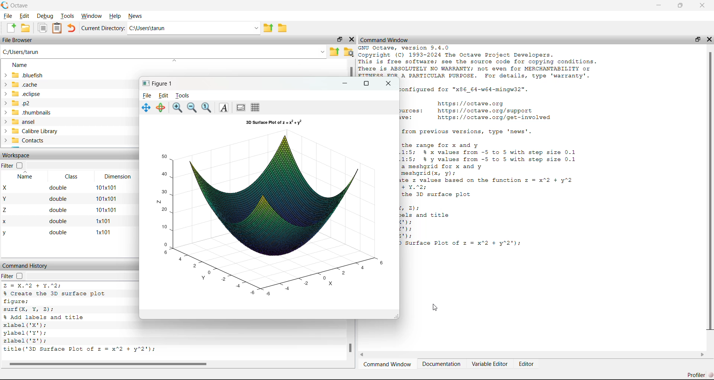 The width and height of the screenshot is (714, 380). Describe the element at coordinates (385, 39) in the screenshot. I see `Command Window` at that location.